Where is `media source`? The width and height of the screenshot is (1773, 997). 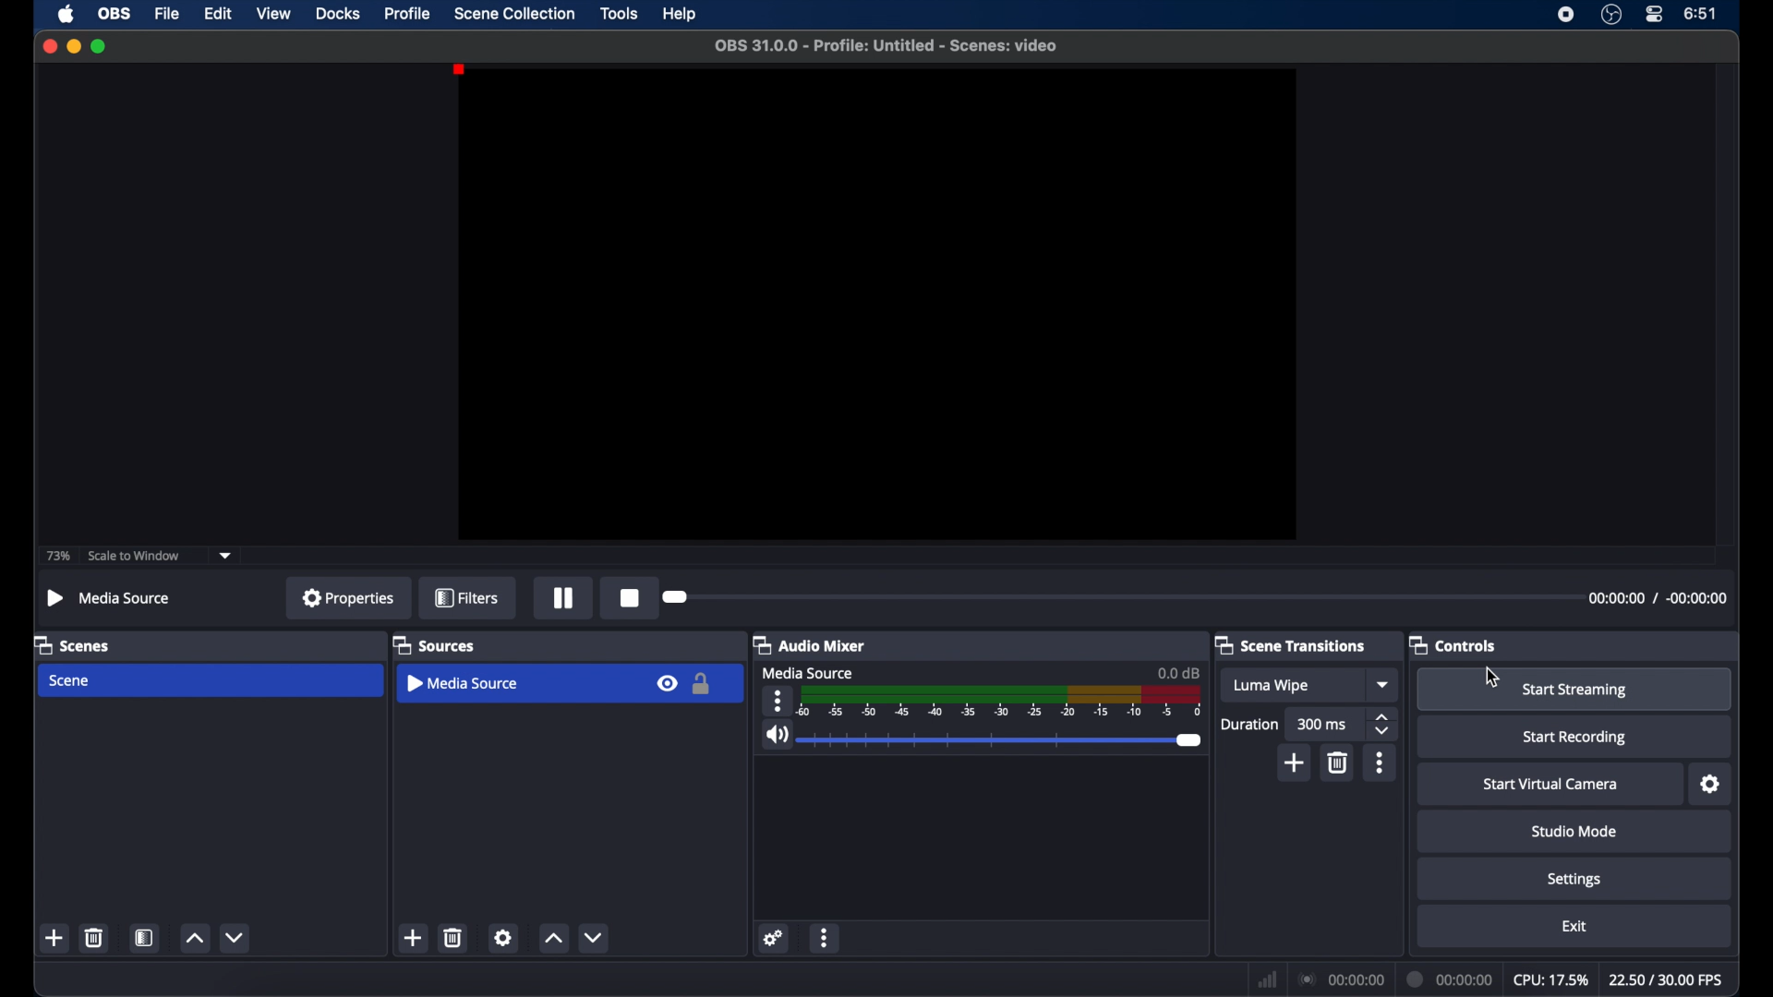 media source is located at coordinates (811, 672).